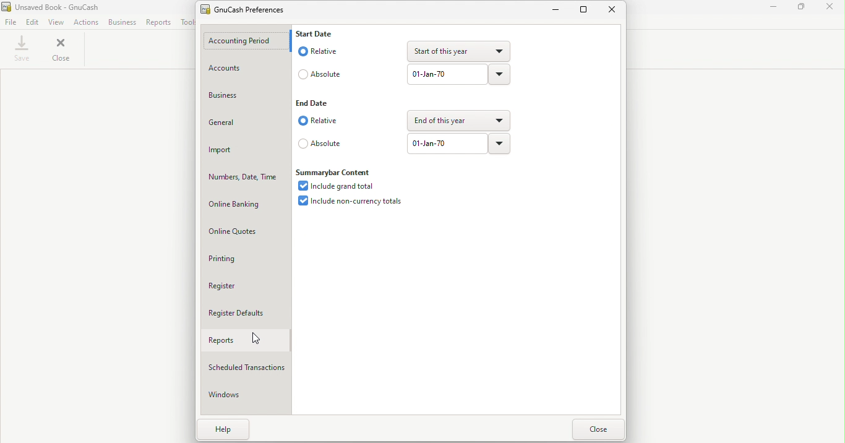 The image size is (845, 443). I want to click on Include non-currency totals, so click(353, 202).